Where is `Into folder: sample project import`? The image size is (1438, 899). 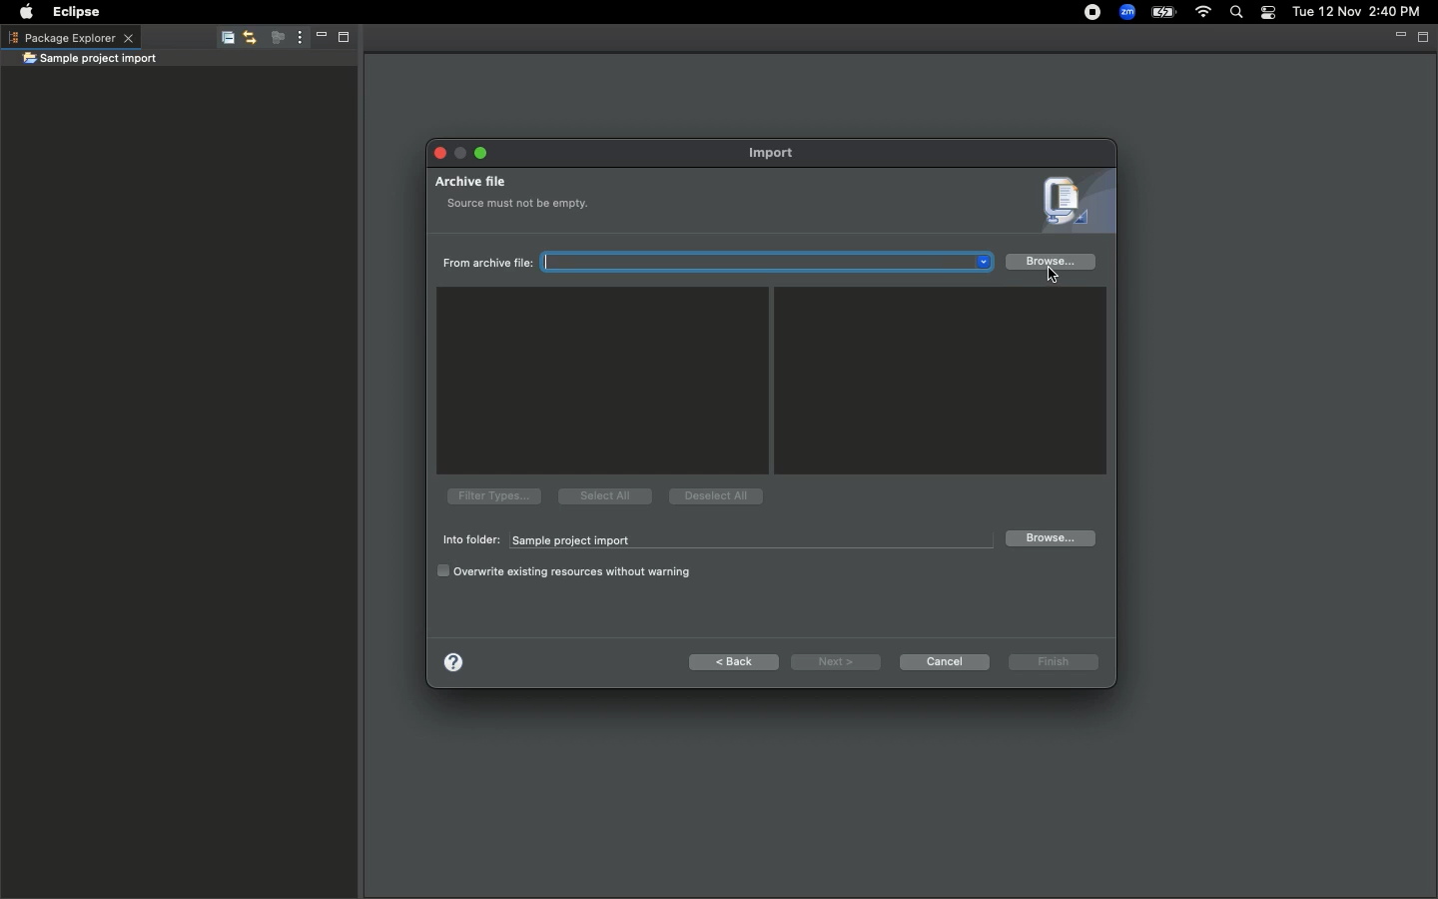
Into folder: sample project import is located at coordinates (711, 540).